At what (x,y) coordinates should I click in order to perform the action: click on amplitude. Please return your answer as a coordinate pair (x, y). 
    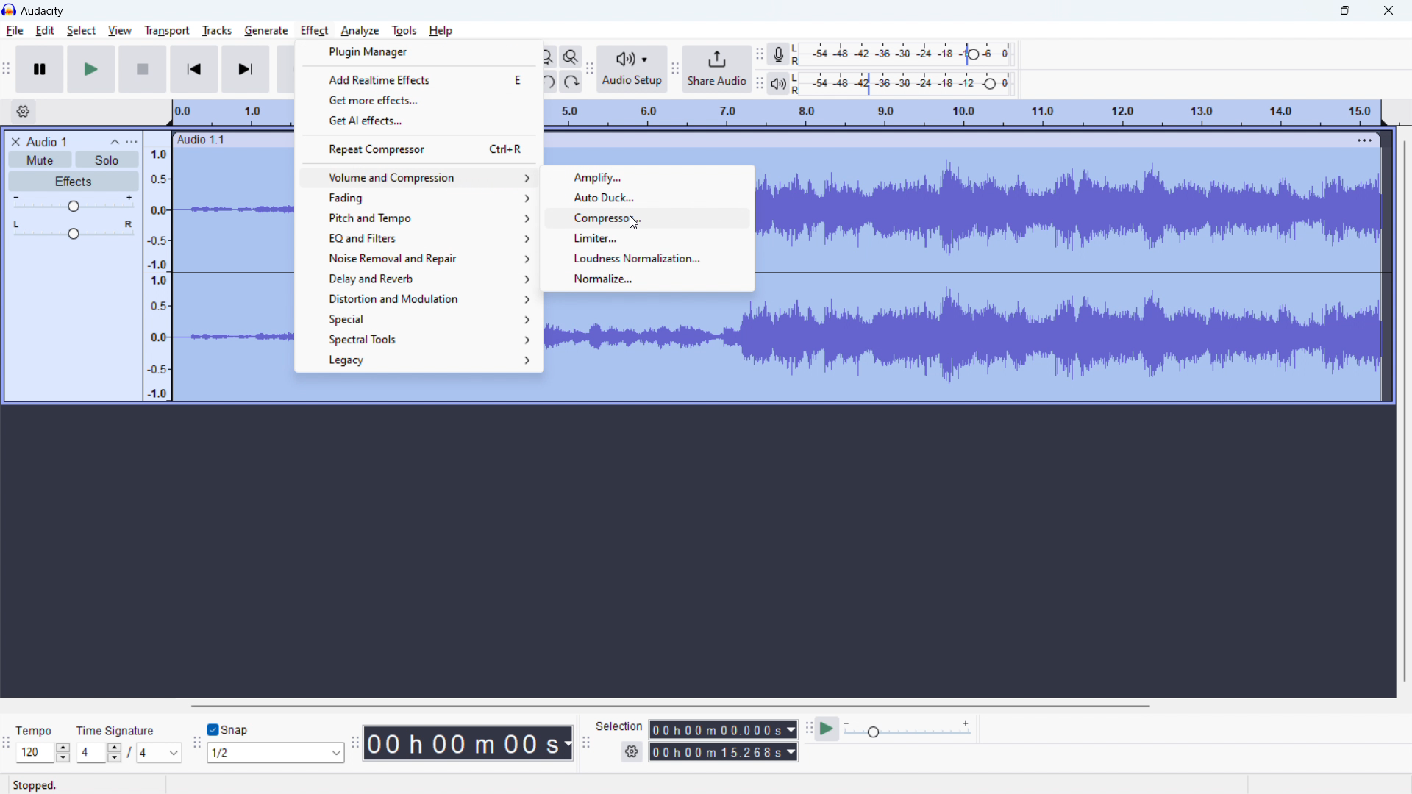
    Looking at the image, I should click on (157, 265).